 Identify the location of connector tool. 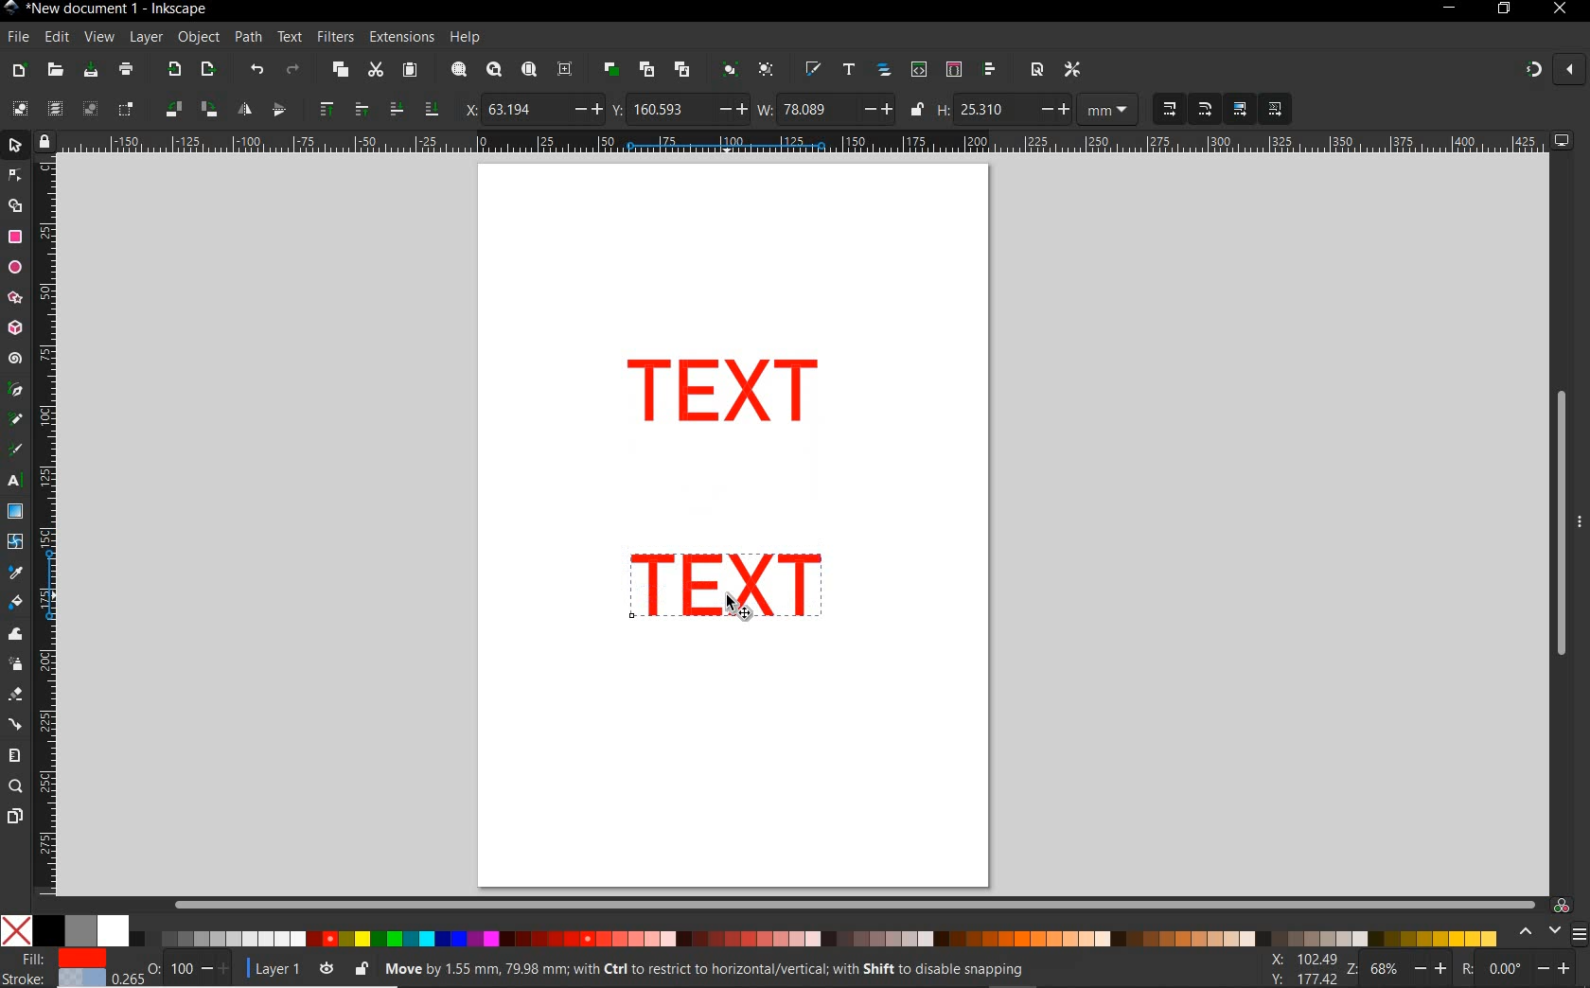
(15, 724).